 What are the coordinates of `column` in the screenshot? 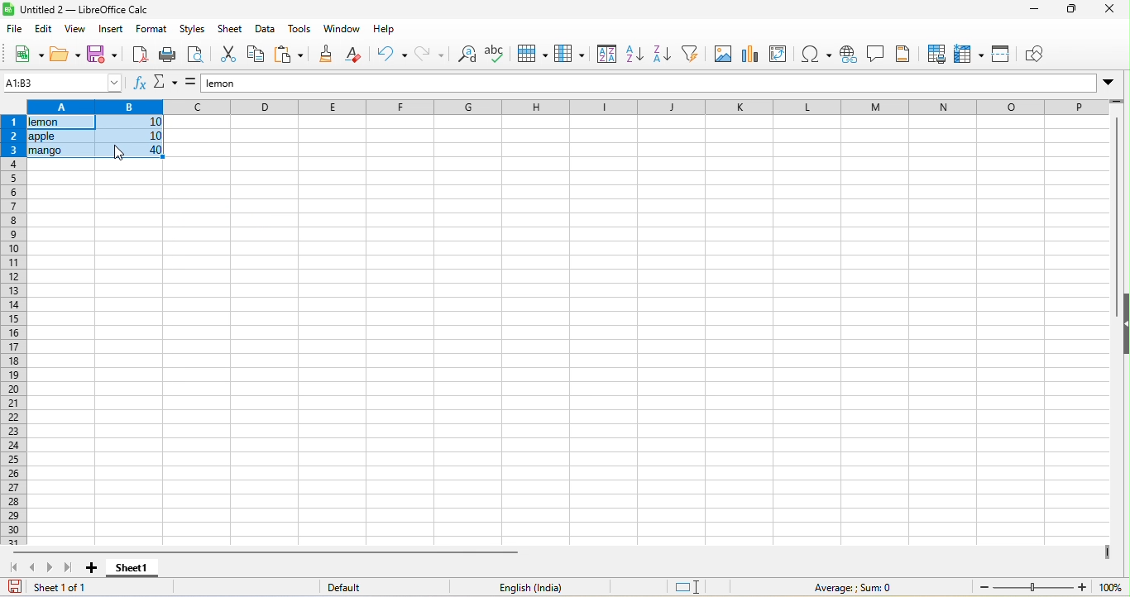 It's located at (570, 55).